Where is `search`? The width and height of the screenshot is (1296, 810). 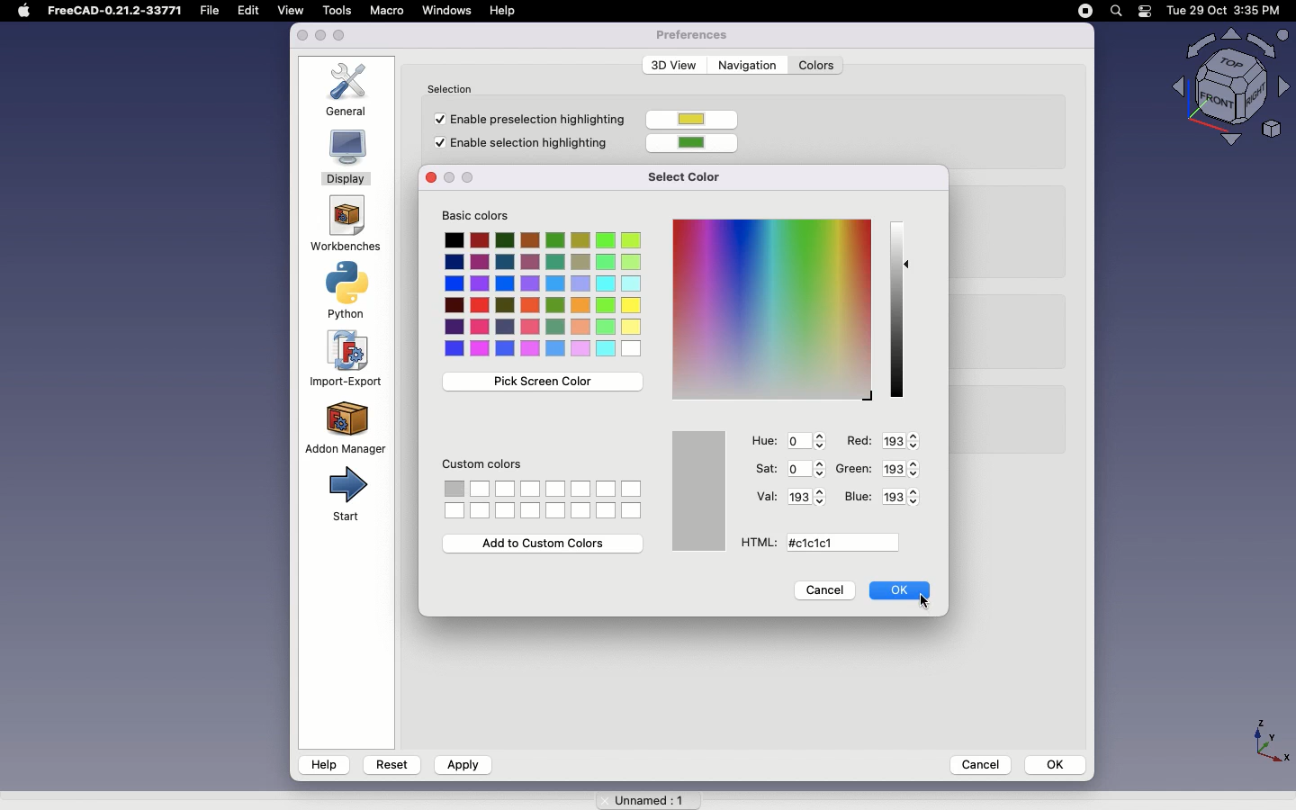 search is located at coordinates (1115, 11).